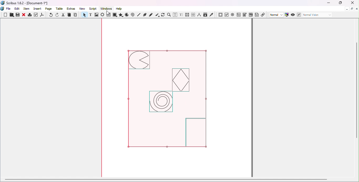 The height and width of the screenshot is (182, 359). I want to click on Edit, so click(17, 9).